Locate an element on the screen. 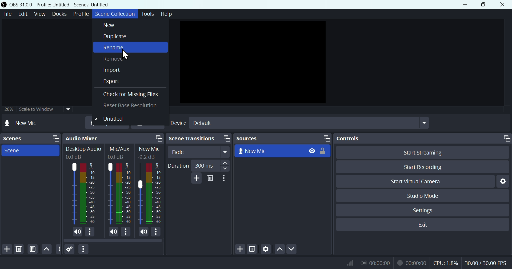 This screenshot has width=512, height=269. Remove is located at coordinates (116, 59).